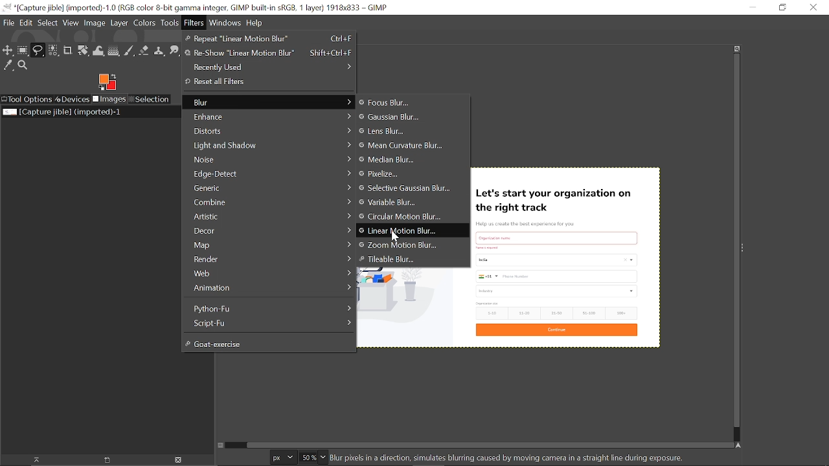  What do you see at coordinates (269, 67) in the screenshot?
I see `Recently used` at bounding box center [269, 67].